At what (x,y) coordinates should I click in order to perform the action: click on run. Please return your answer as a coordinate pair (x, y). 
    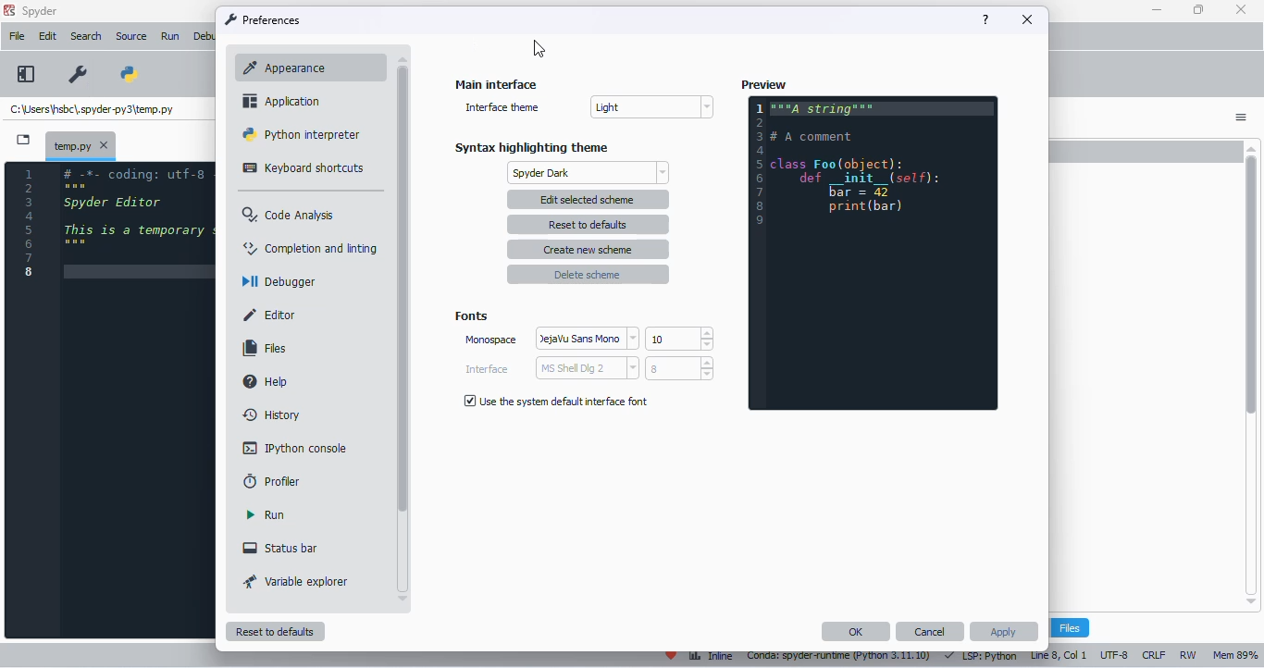
    Looking at the image, I should click on (170, 37).